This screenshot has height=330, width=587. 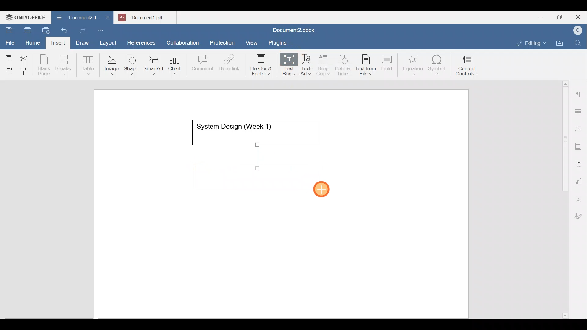 What do you see at coordinates (579, 145) in the screenshot?
I see `Headers & footers` at bounding box center [579, 145].